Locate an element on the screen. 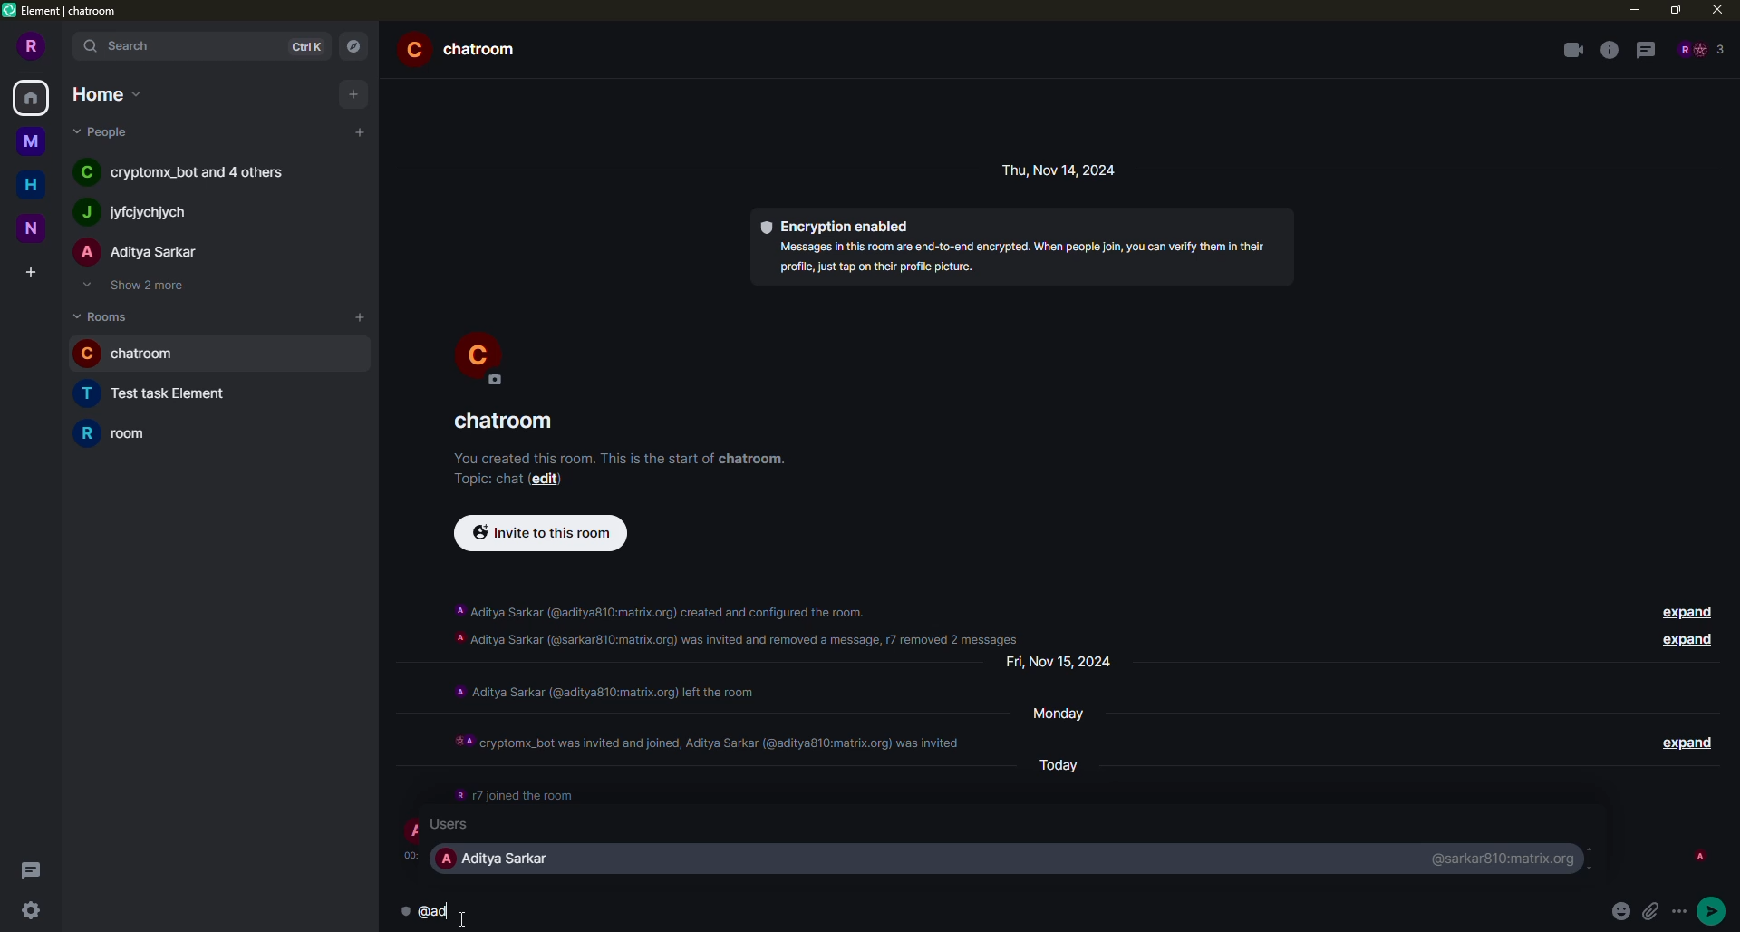 The image size is (1740, 932). people is located at coordinates (188, 174).